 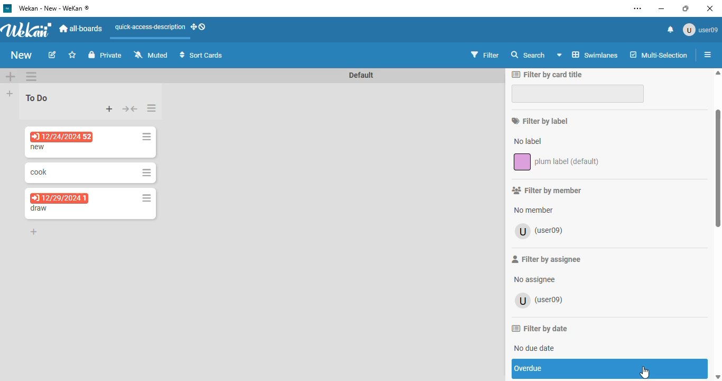 What do you see at coordinates (541, 231) in the screenshot?
I see `user09` at bounding box center [541, 231].